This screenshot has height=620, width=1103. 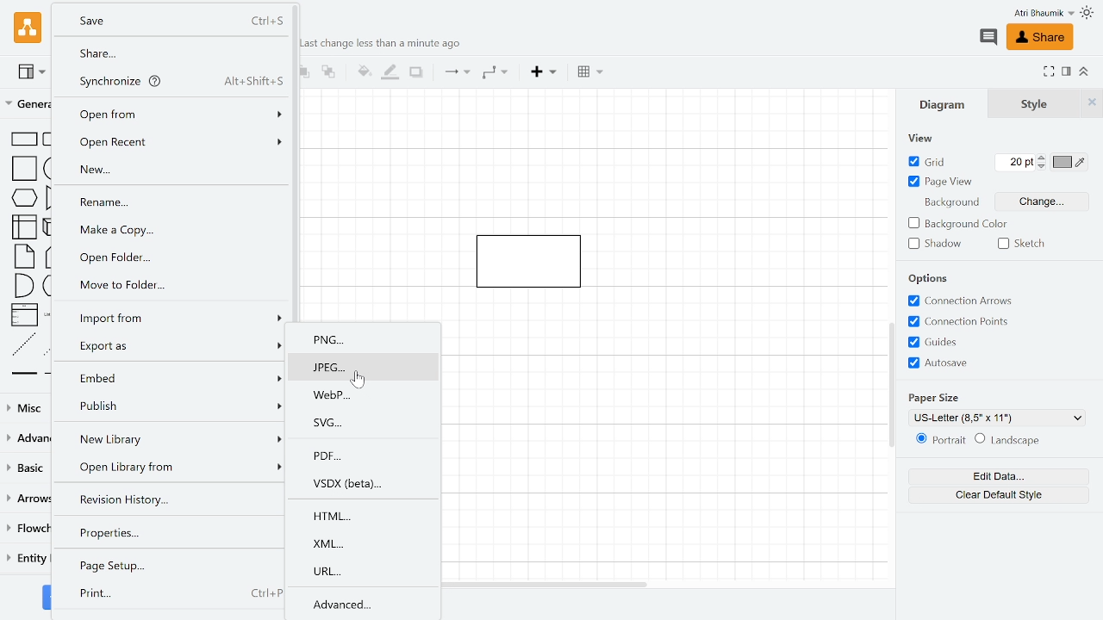 What do you see at coordinates (26, 499) in the screenshot?
I see `Arrows` at bounding box center [26, 499].